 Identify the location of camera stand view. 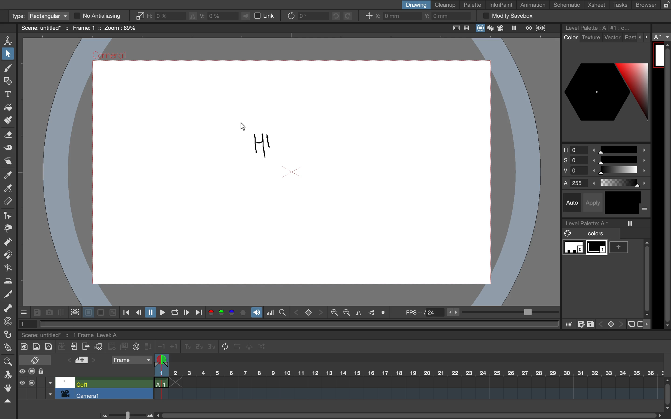
(479, 29).